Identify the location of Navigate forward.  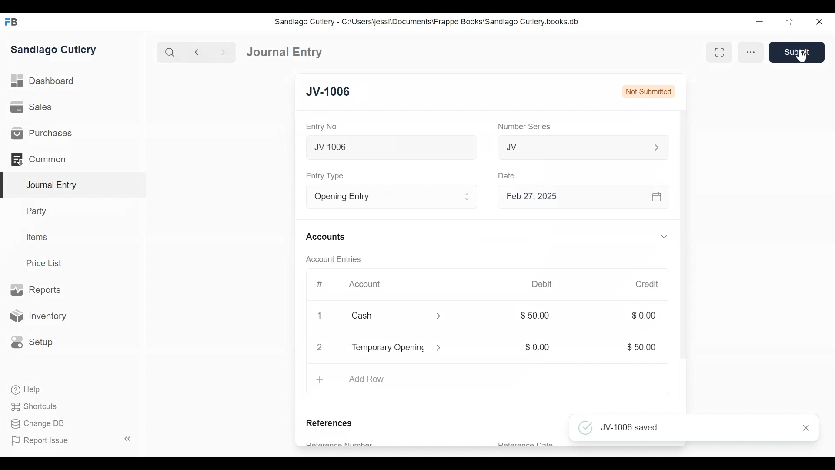
(223, 52).